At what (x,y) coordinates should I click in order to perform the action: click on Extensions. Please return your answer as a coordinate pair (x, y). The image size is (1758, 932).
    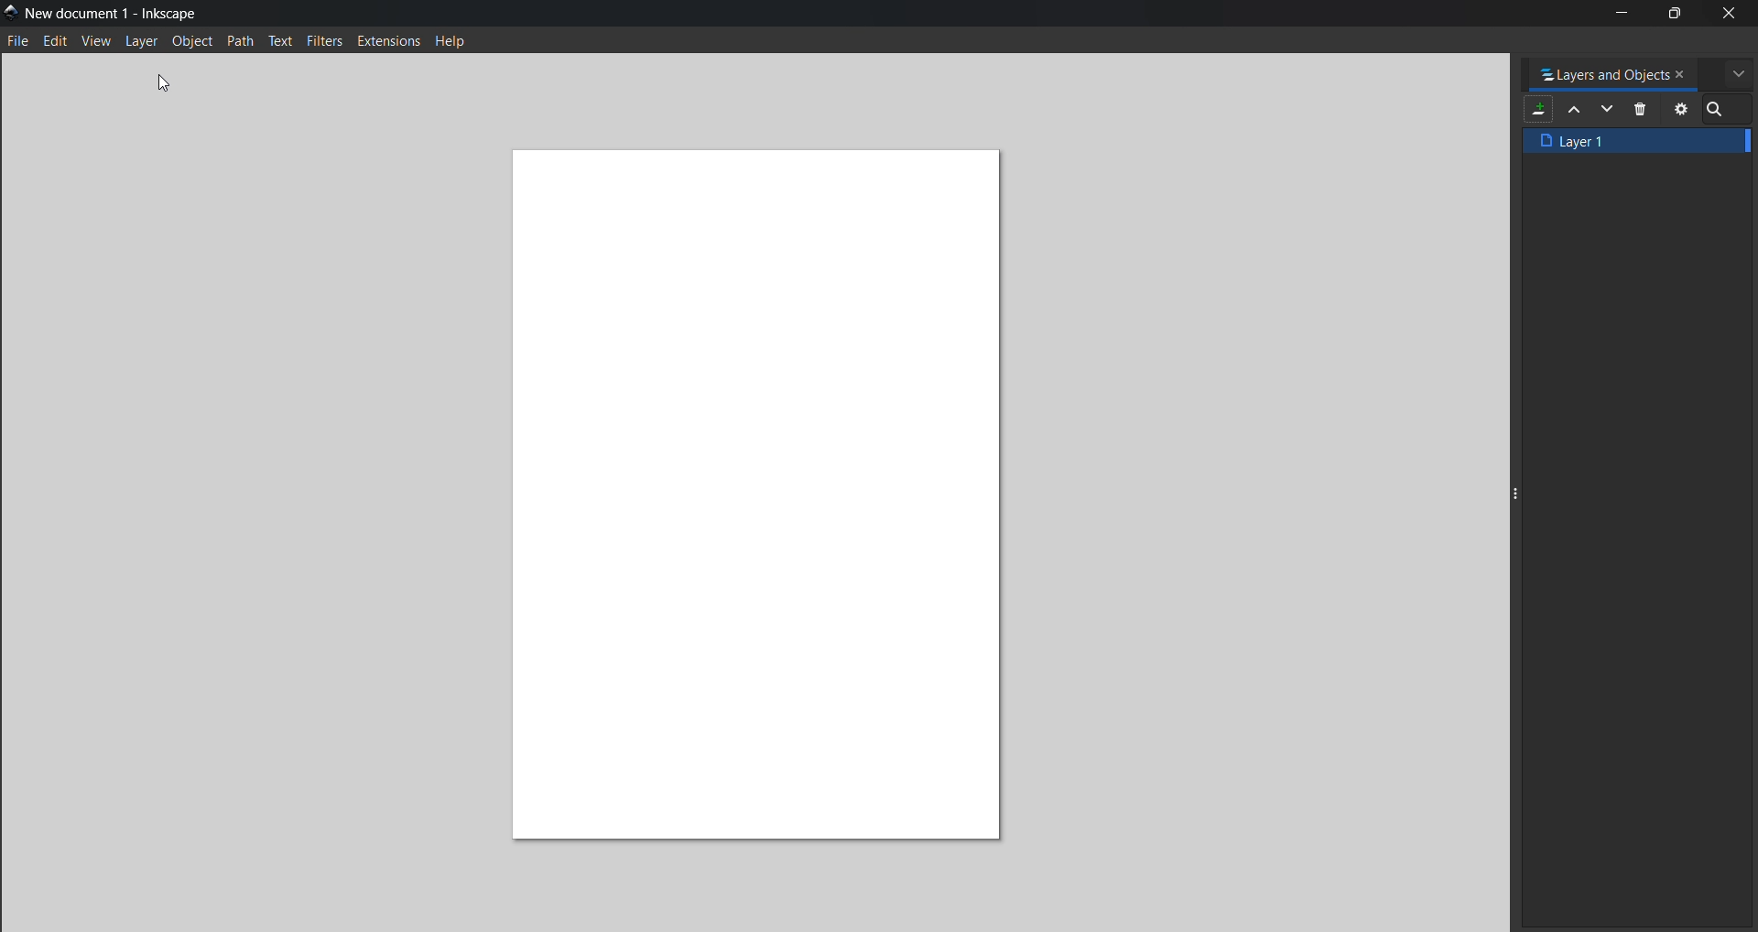
    Looking at the image, I should click on (391, 43).